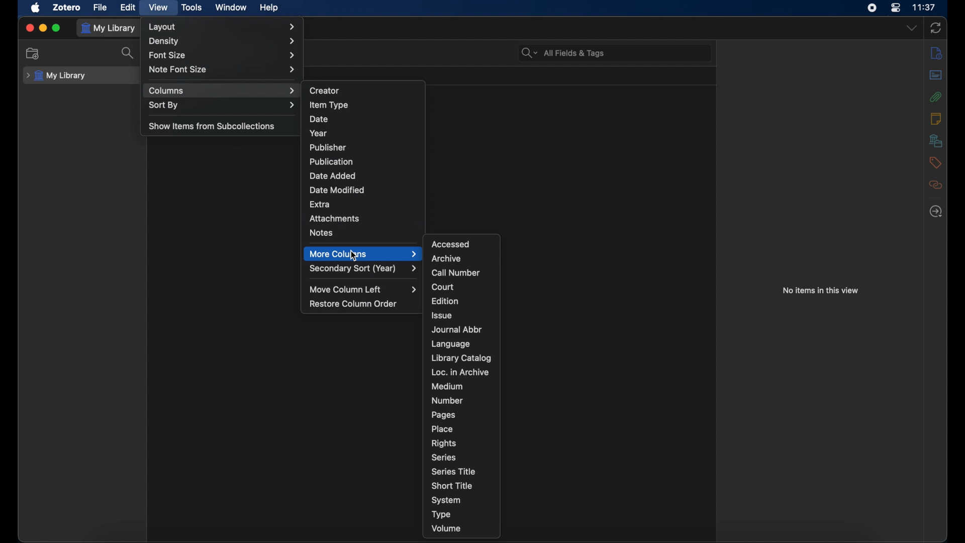 This screenshot has width=965, height=543. Describe the element at coordinates (221, 54) in the screenshot. I see `font size` at that location.